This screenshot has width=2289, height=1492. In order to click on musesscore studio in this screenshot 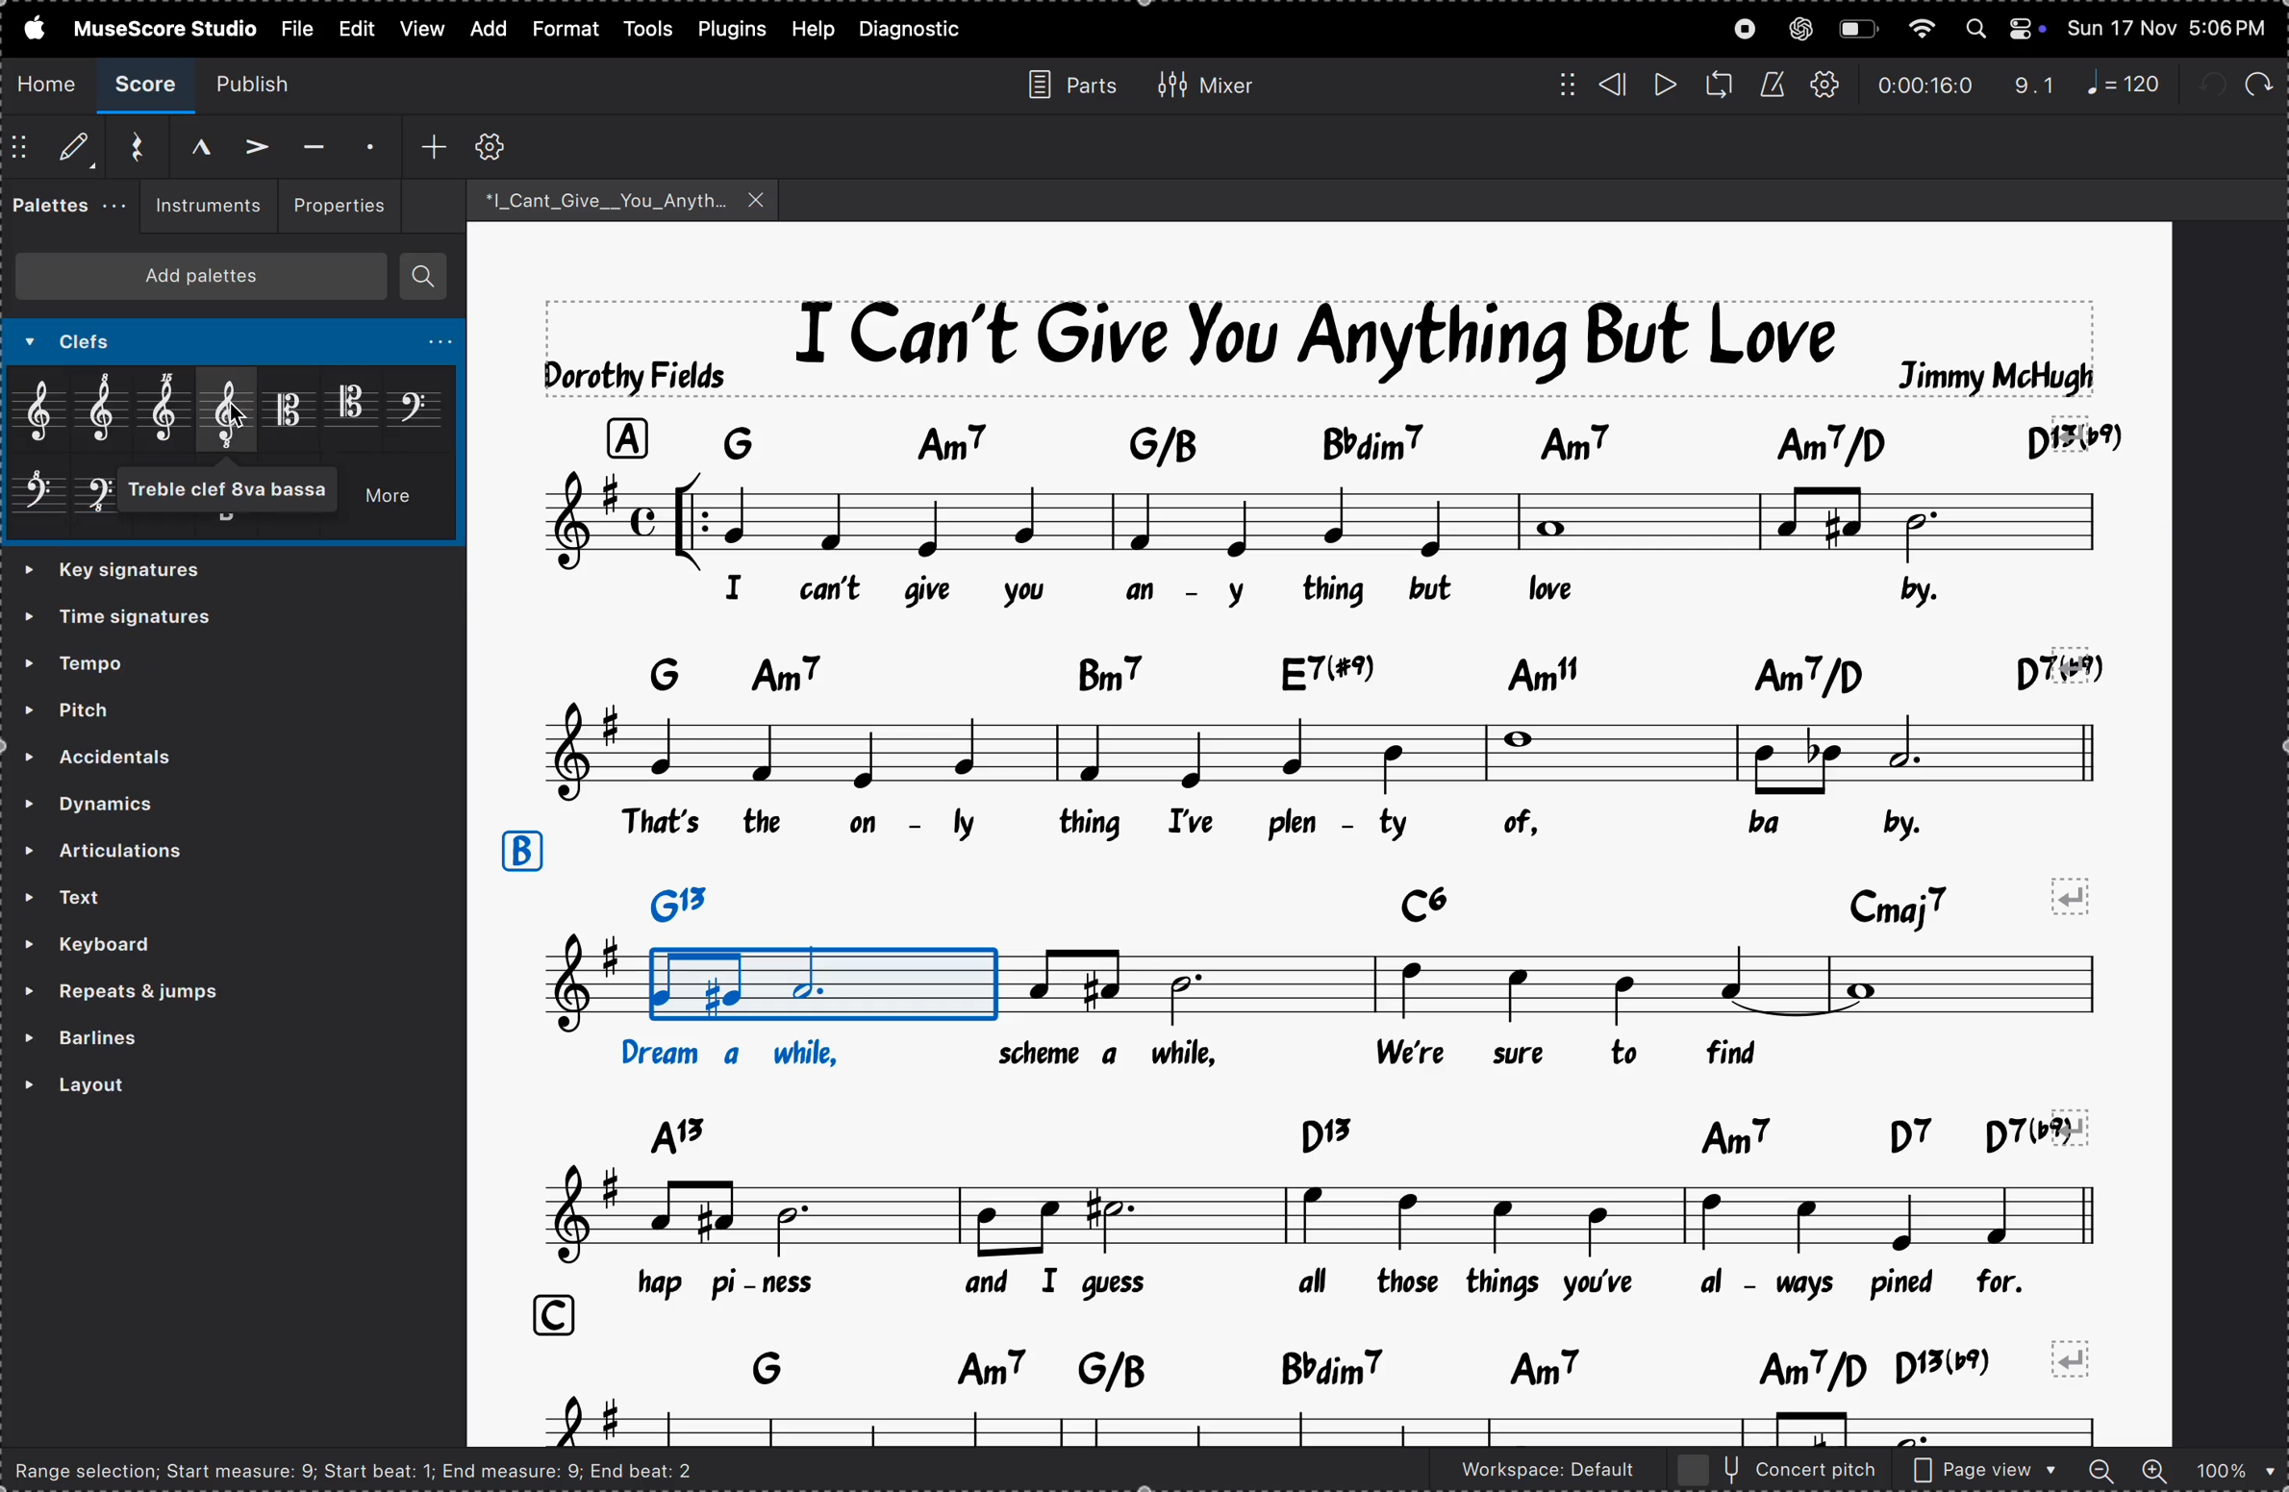, I will do `click(163, 27)`.